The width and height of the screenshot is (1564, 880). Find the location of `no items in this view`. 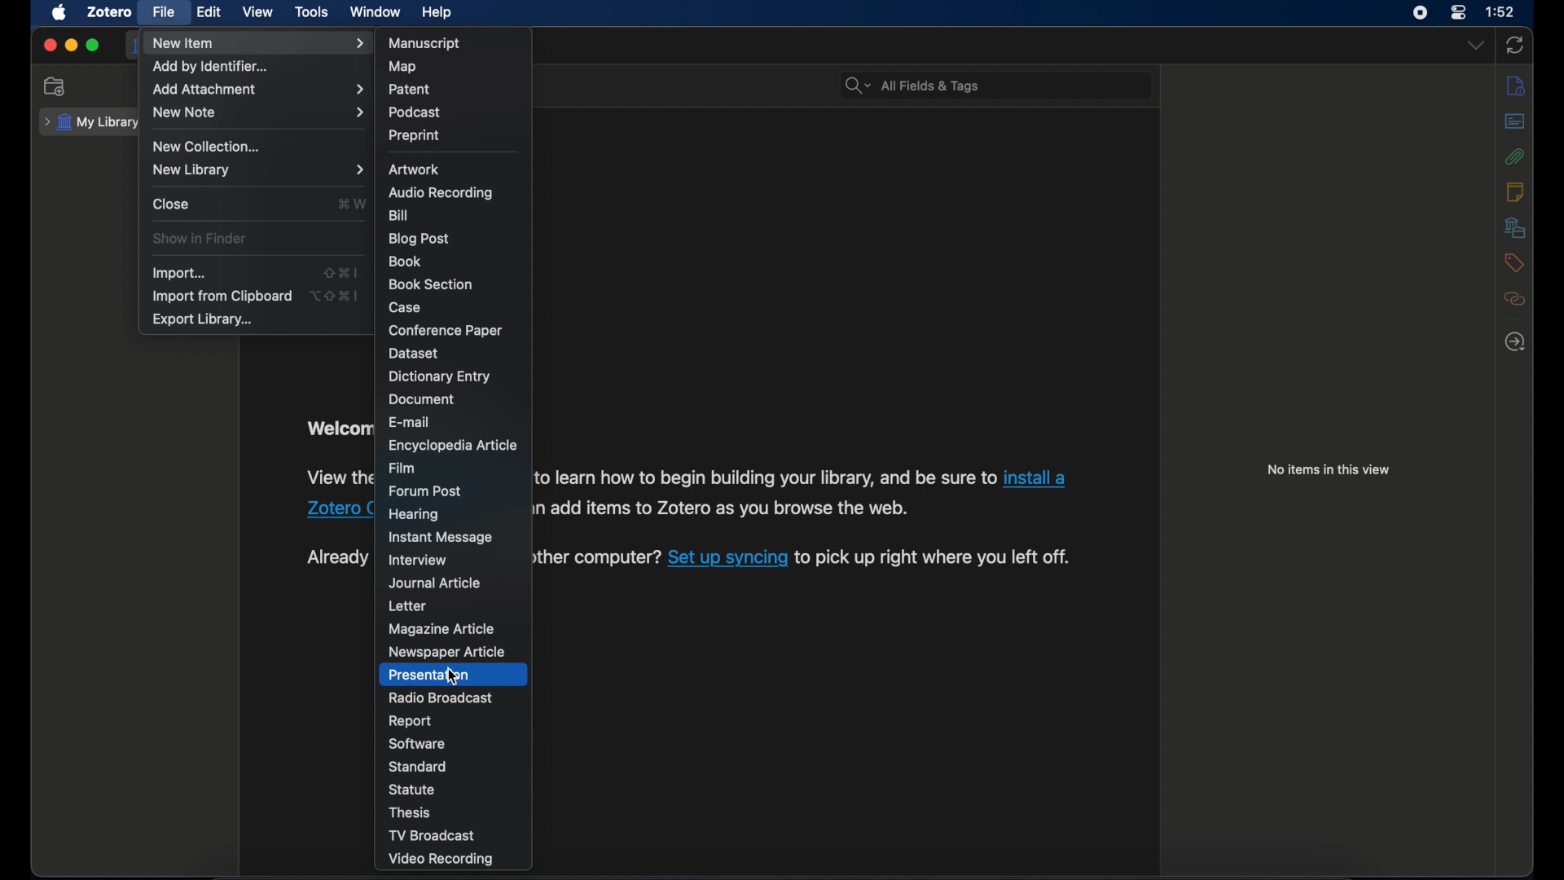

no items in this view is located at coordinates (1329, 471).